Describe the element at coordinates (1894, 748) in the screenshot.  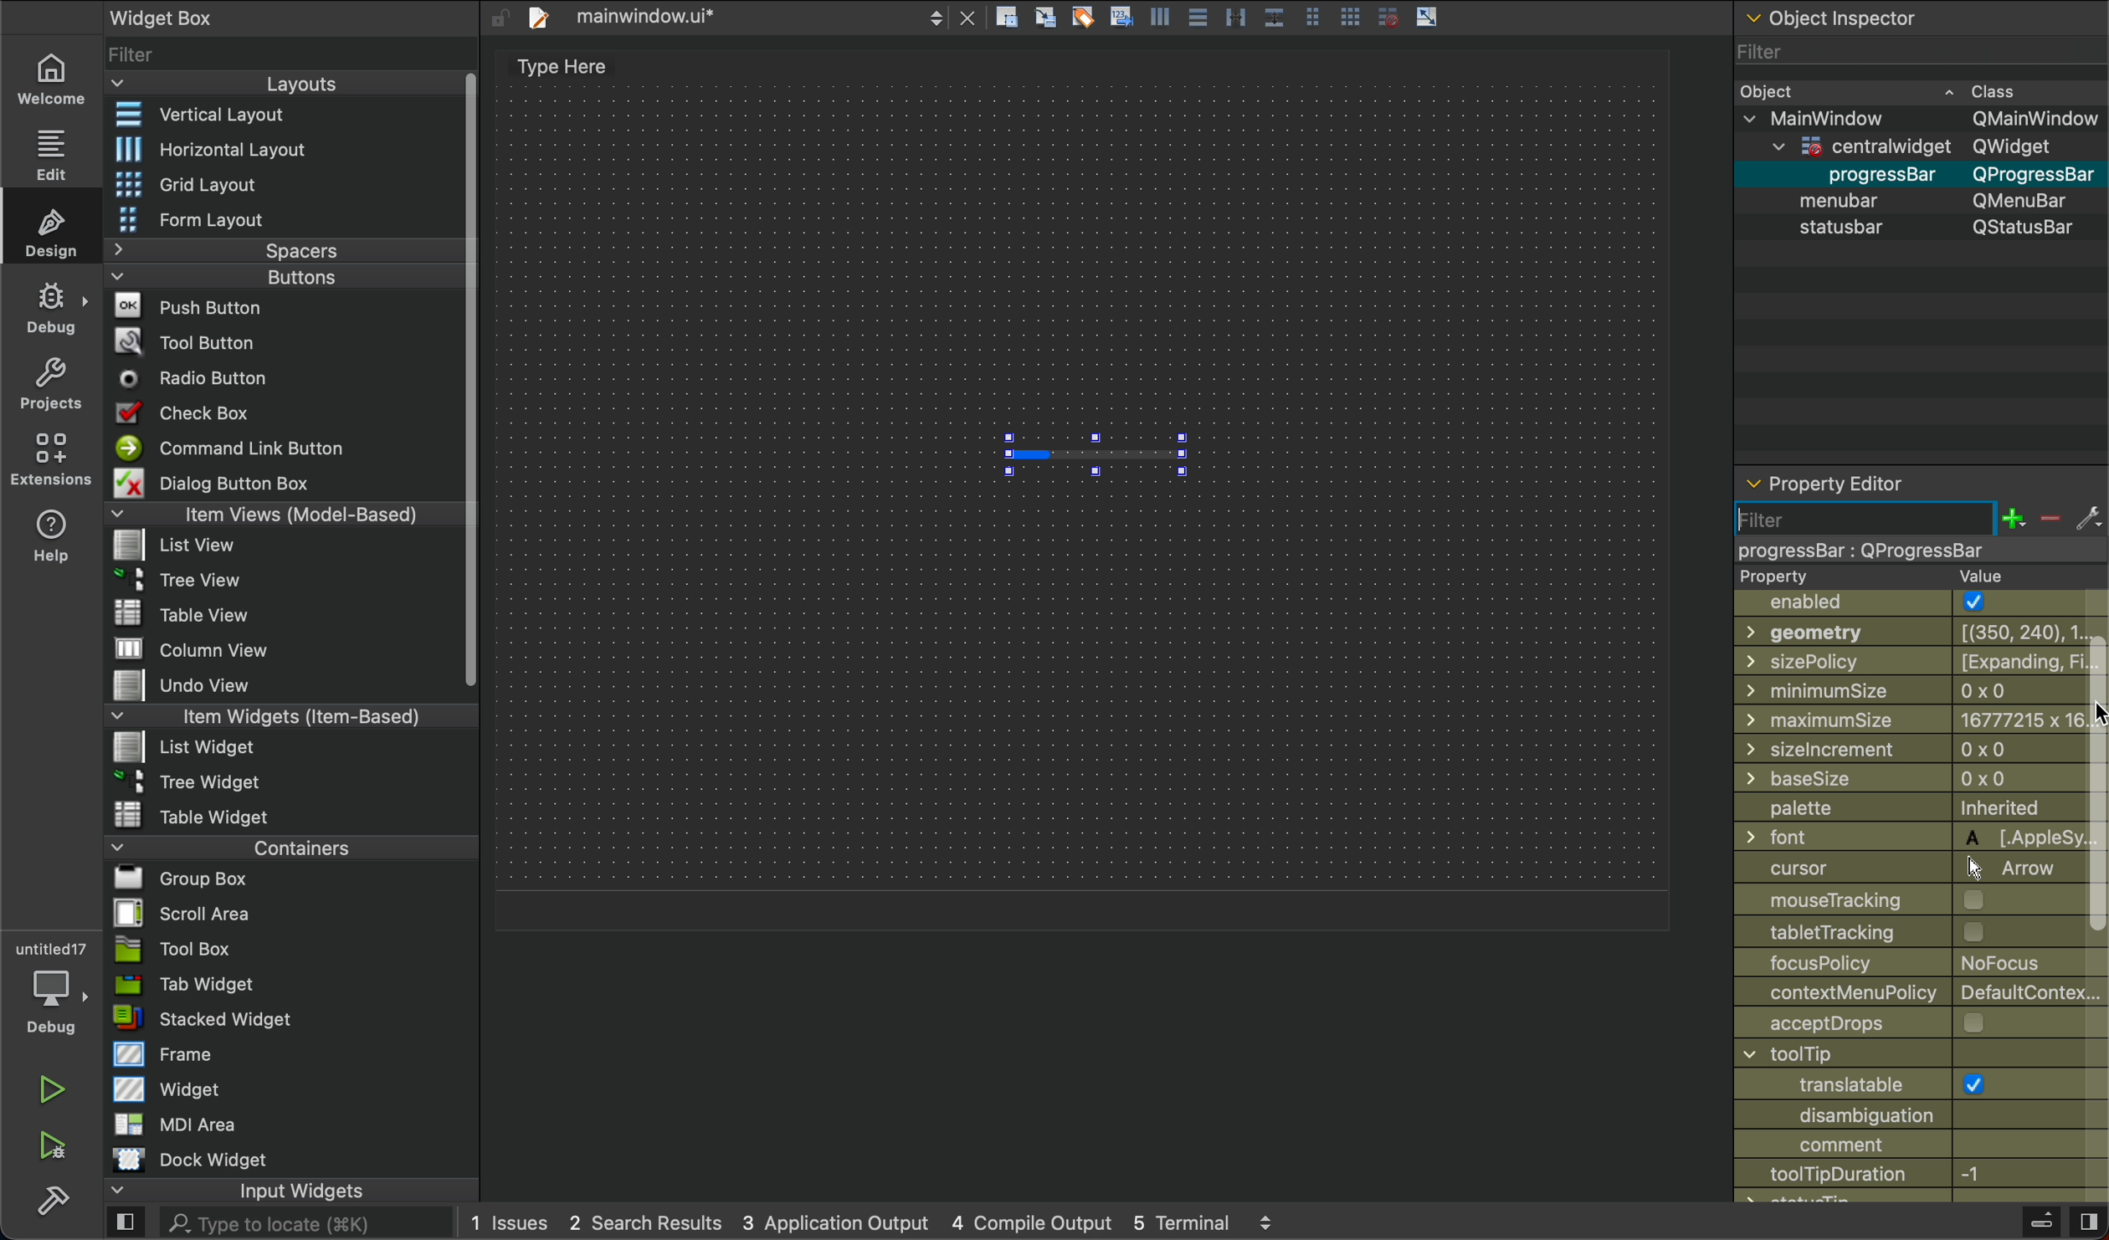
I see `Size Increment` at that location.